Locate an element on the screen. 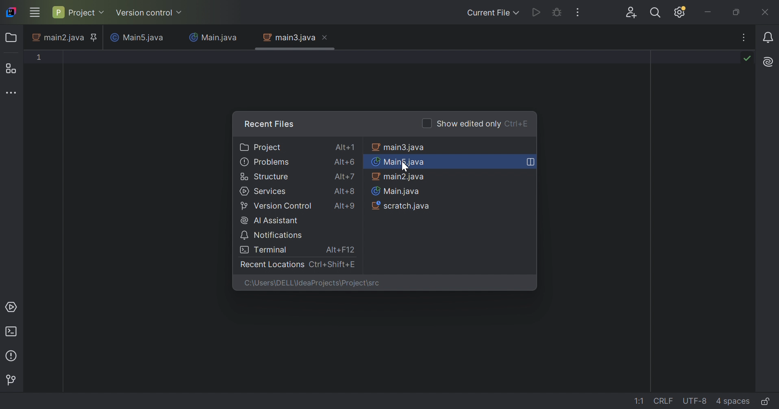  go to line is located at coordinates (642, 401).